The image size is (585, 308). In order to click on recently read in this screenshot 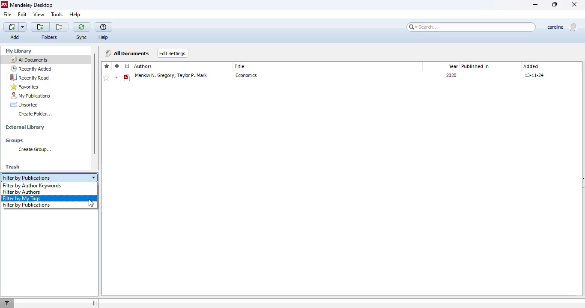, I will do `click(29, 77)`.